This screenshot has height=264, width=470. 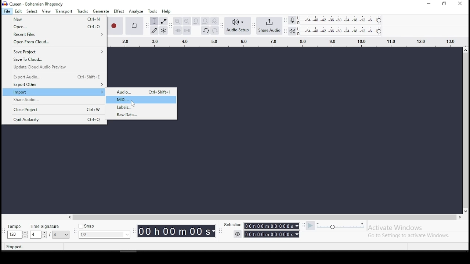 What do you see at coordinates (115, 26) in the screenshot?
I see `record` at bounding box center [115, 26].